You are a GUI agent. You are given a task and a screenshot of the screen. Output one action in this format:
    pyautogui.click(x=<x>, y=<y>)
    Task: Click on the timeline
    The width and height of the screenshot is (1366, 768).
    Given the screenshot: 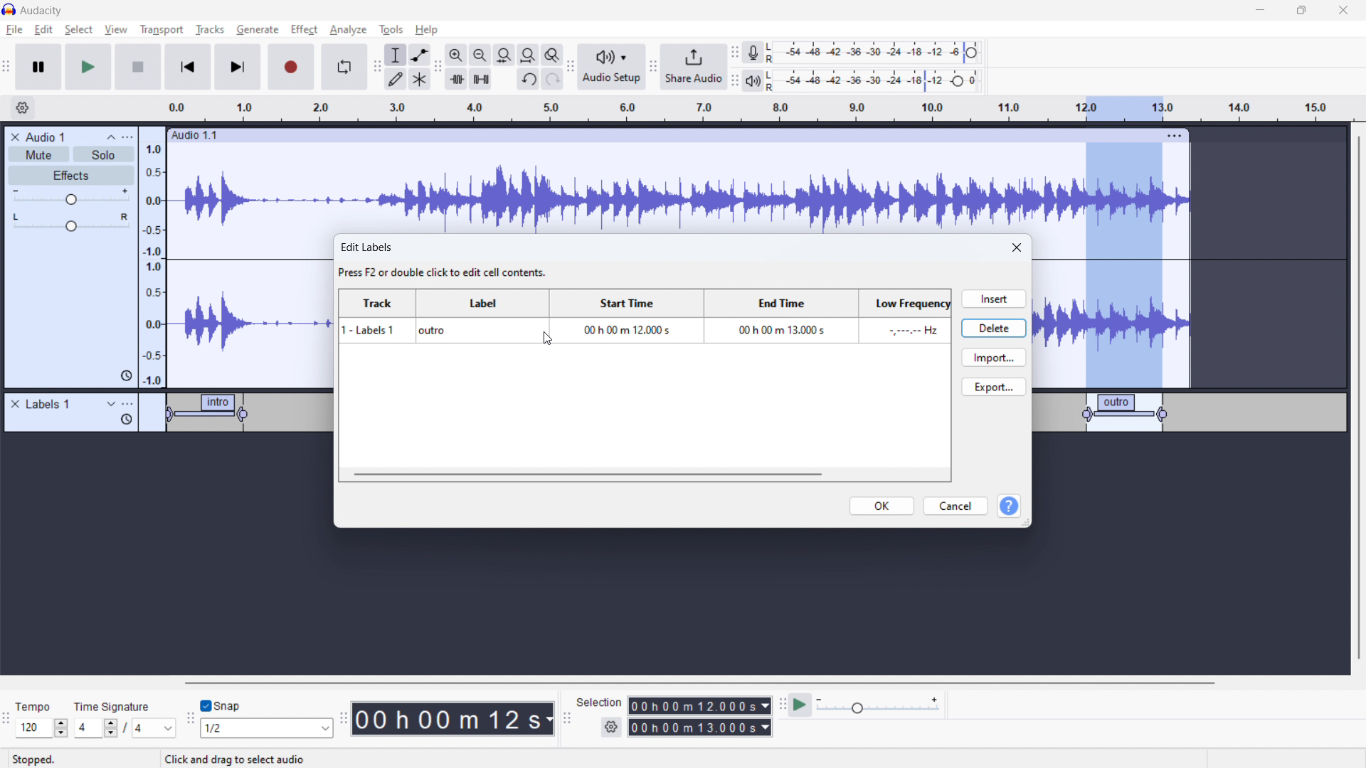 What is the action you would take?
    pyautogui.click(x=679, y=597)
    